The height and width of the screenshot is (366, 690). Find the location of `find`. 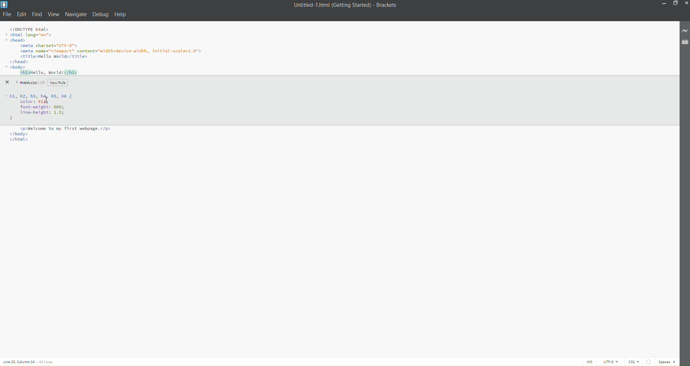

find is located at coordinates (37, 14).